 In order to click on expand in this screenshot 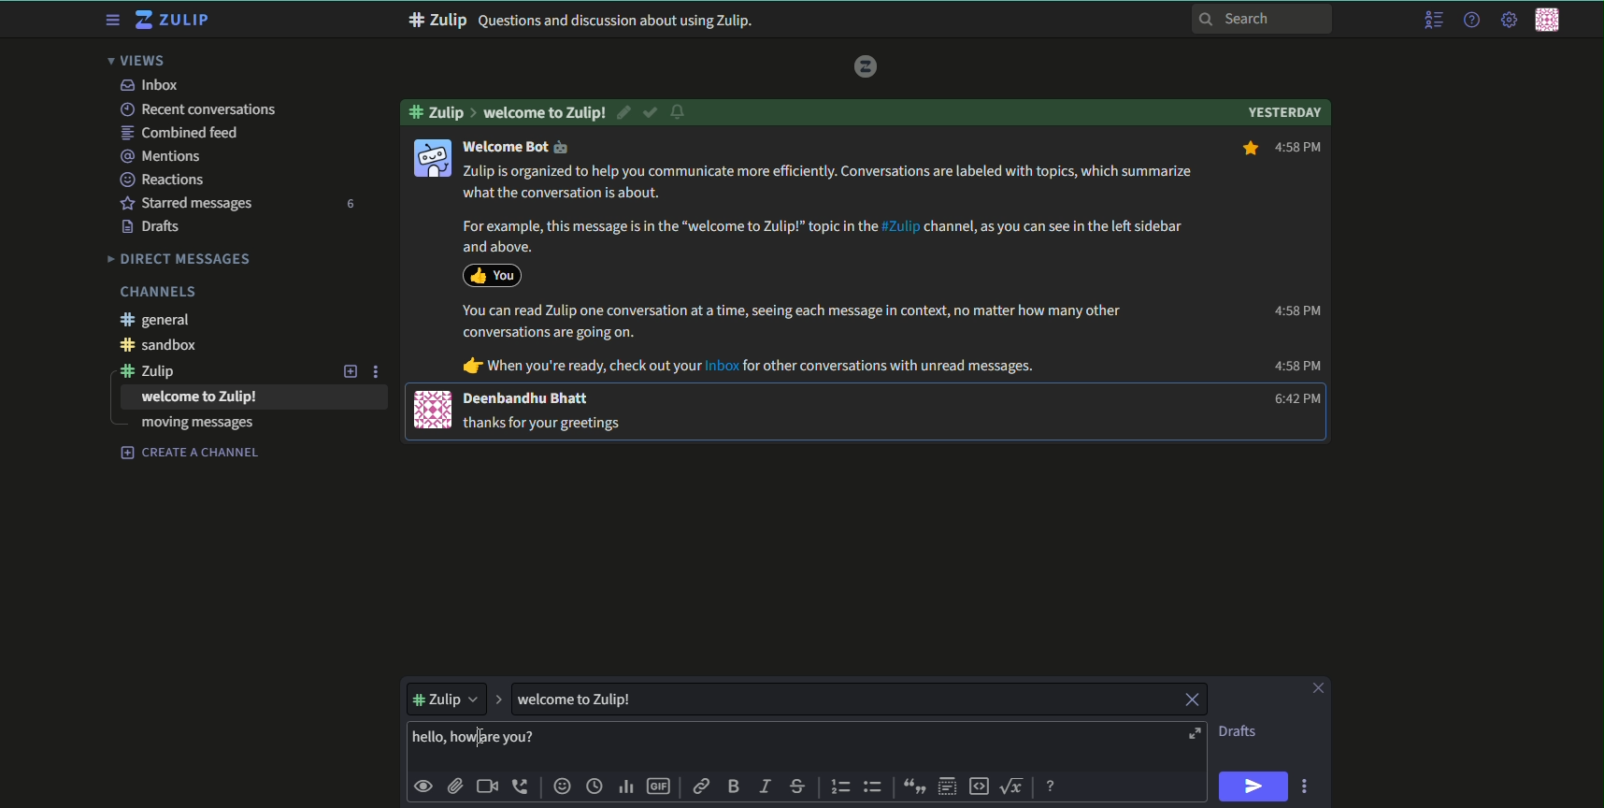, I will do `click(498, 698)`.